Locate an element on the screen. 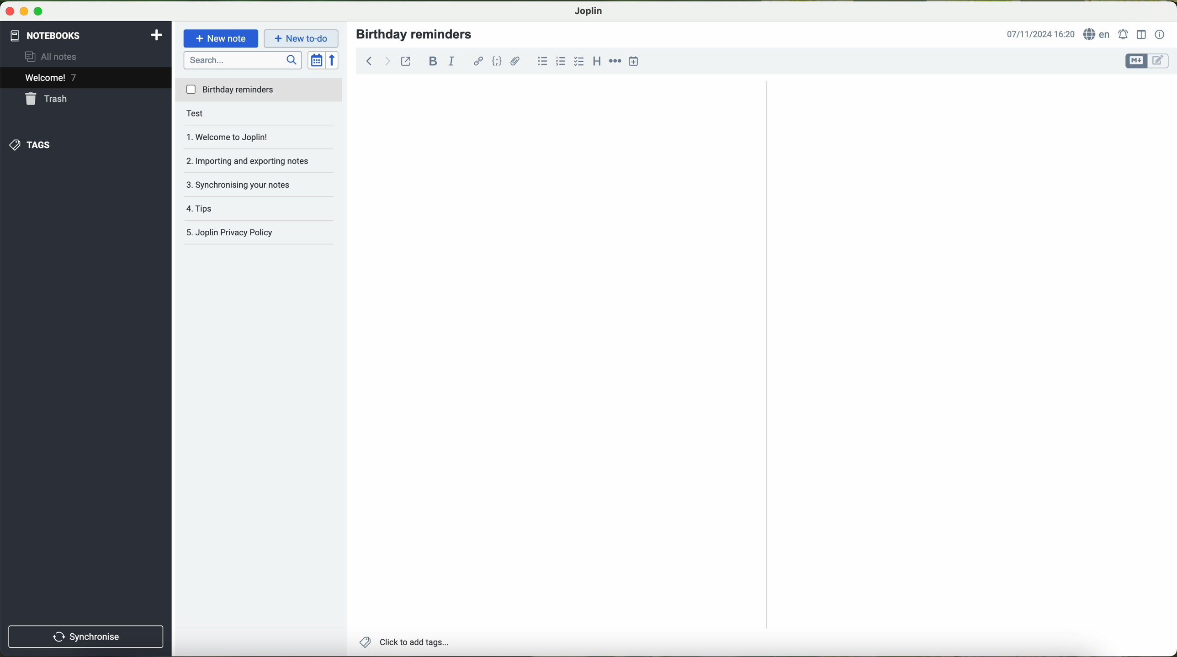 The width and height of the screenshot is (1177, 657). search bar is located at coordinates (243, 61).